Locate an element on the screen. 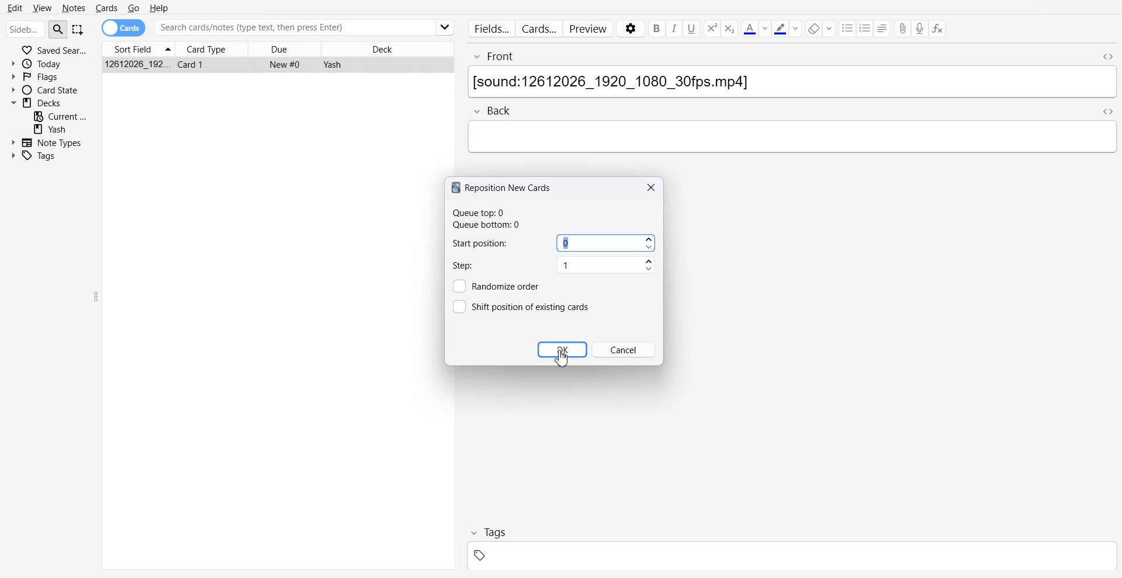  Equations is located at coordinates (938, 29).